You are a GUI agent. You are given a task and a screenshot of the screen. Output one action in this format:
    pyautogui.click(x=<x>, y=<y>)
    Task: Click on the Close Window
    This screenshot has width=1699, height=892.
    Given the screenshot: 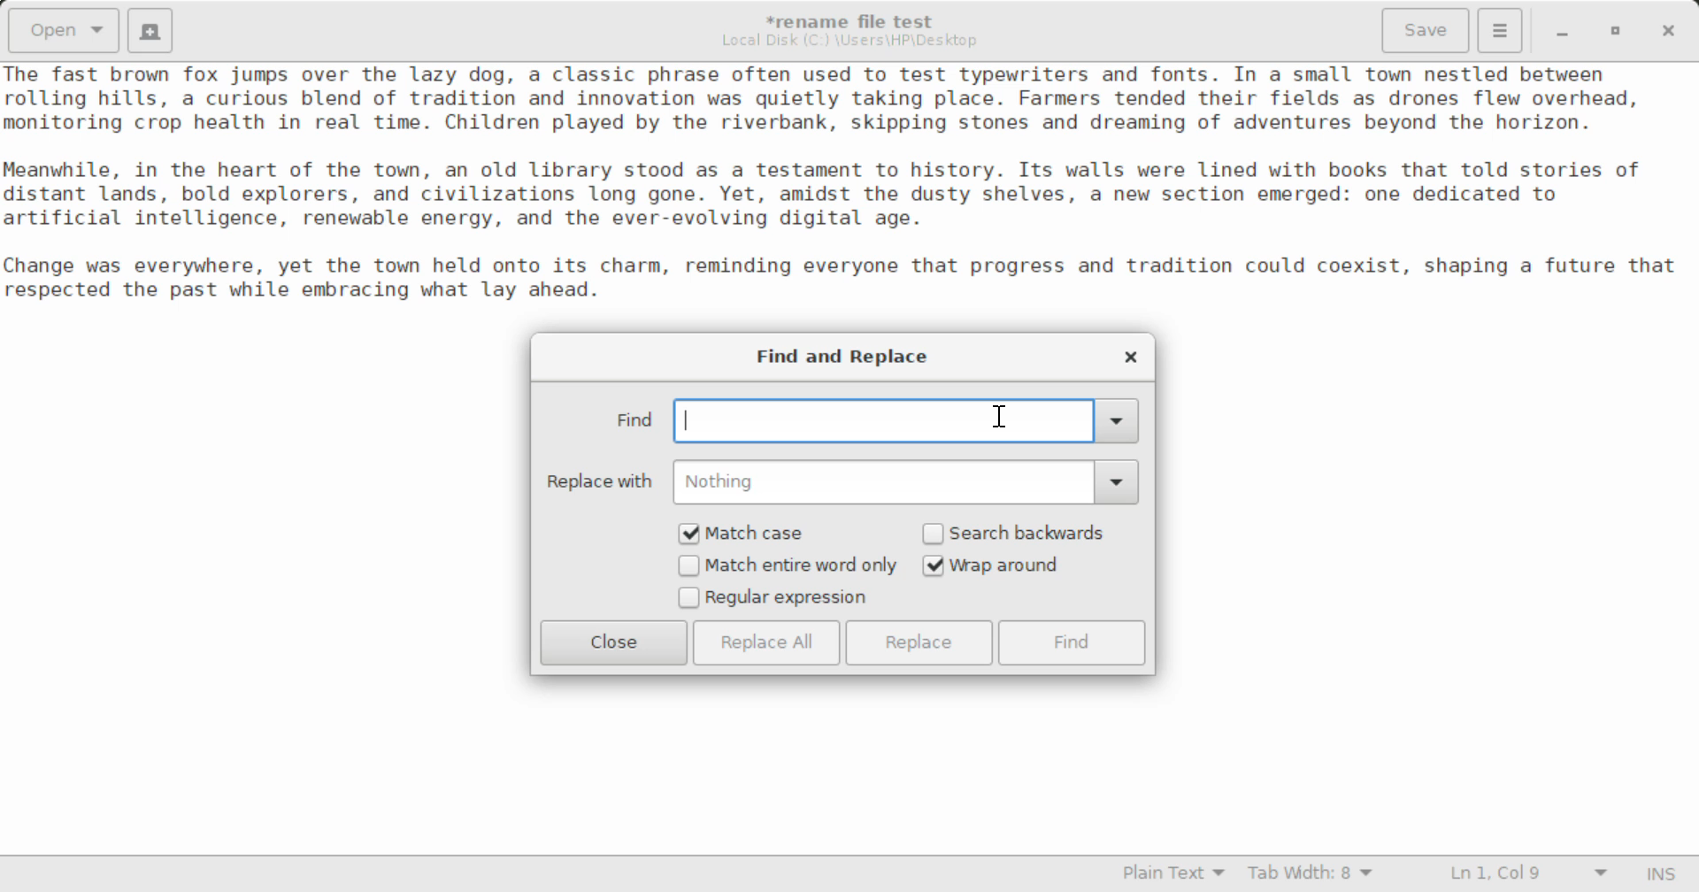 What is the action you would take?
    pyautogui.click(x=1665, y=30)
    